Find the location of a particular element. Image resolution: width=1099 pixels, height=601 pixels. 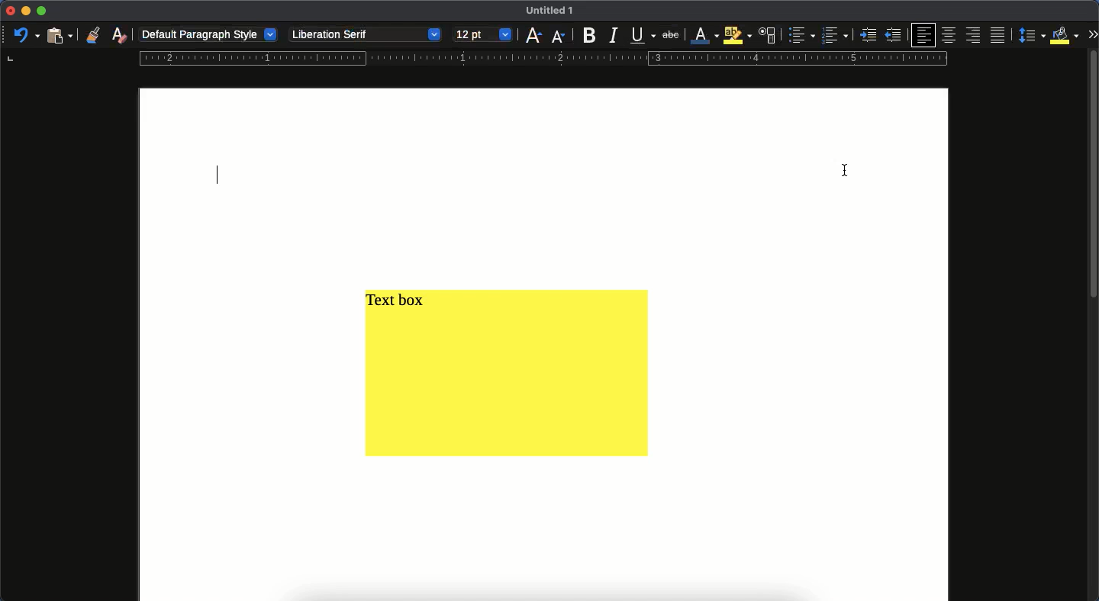

yellow text box is located at coordinates (506, 376).